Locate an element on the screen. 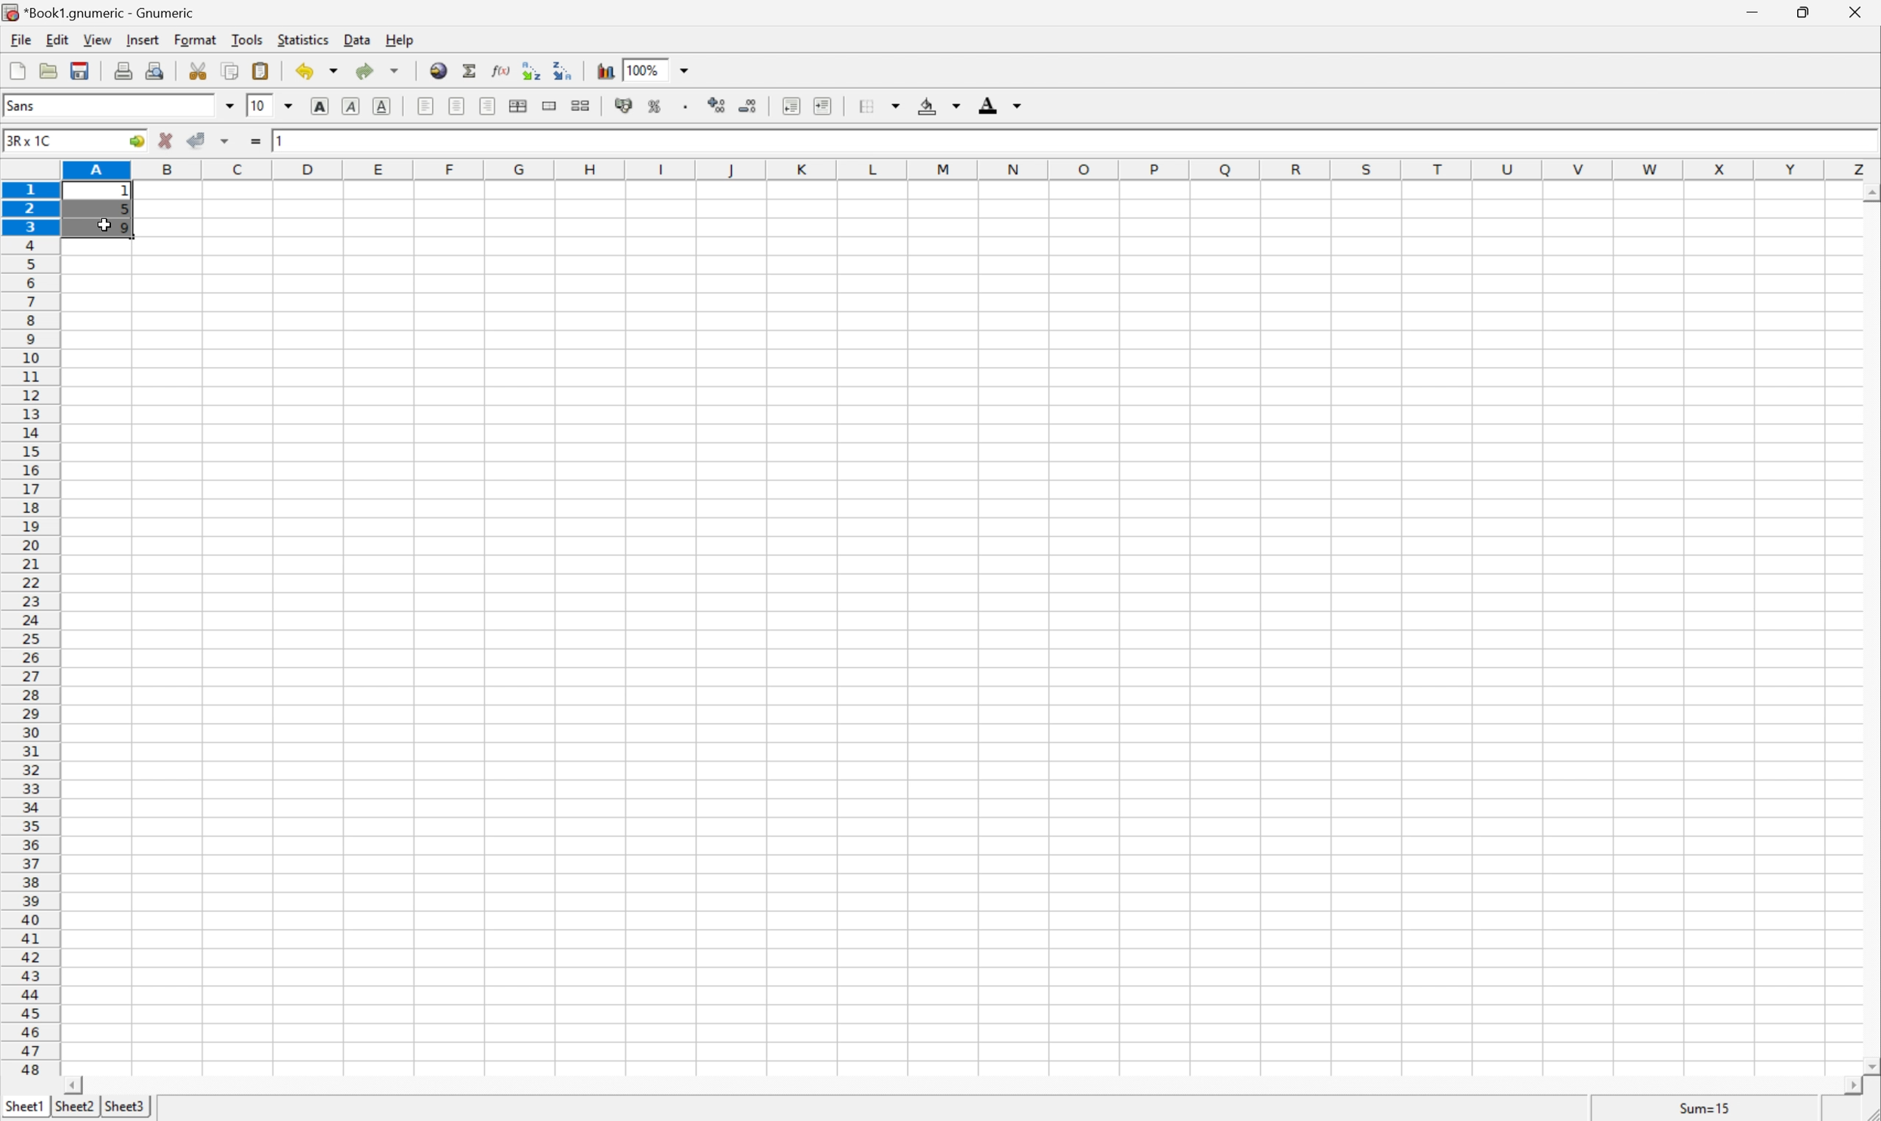  scroll right is located at coordinates (1852, 1086).